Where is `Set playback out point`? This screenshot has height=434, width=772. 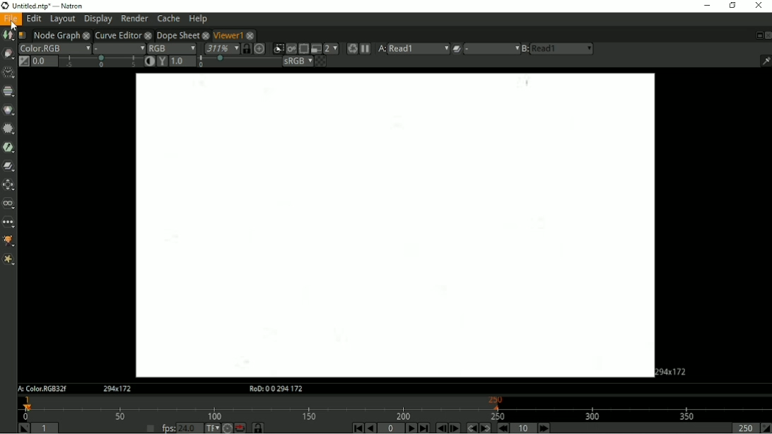 Set playback out point is located at coordinates (766, 428).